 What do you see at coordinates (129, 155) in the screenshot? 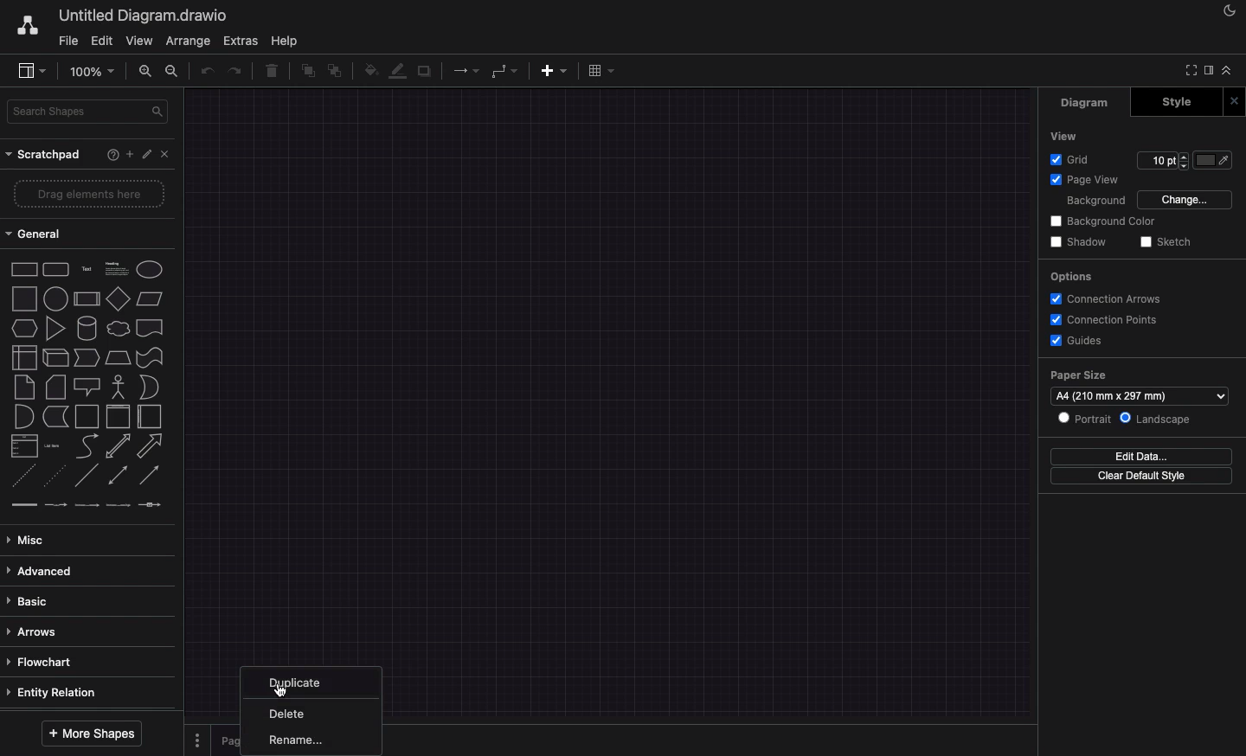
I see `add` at bounding box center [129, 155].